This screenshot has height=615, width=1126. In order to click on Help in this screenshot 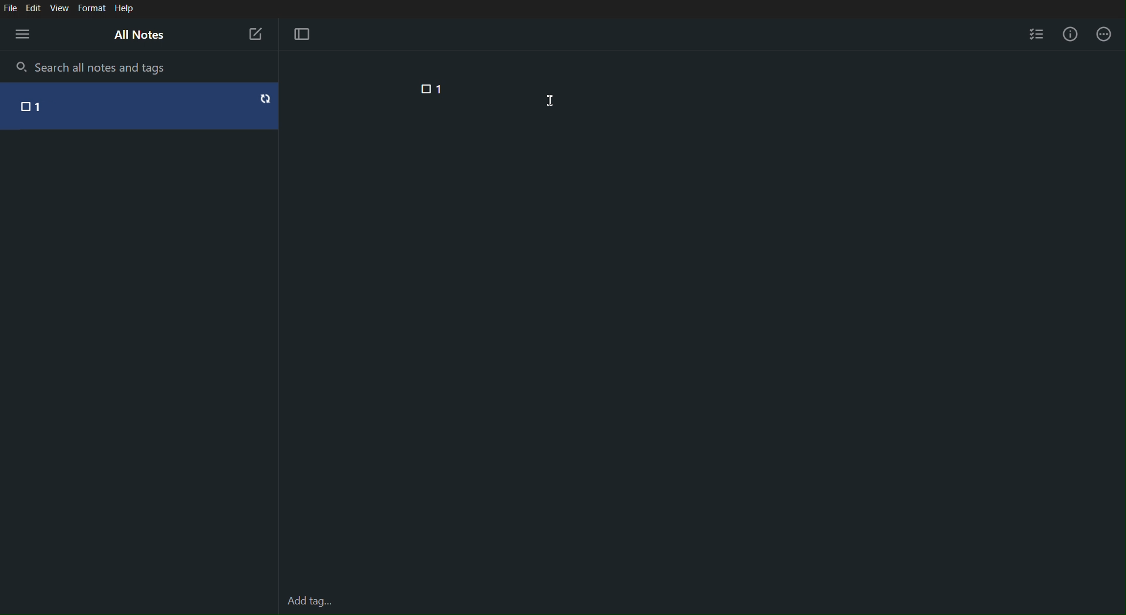, I will do `click(124, 9)`.